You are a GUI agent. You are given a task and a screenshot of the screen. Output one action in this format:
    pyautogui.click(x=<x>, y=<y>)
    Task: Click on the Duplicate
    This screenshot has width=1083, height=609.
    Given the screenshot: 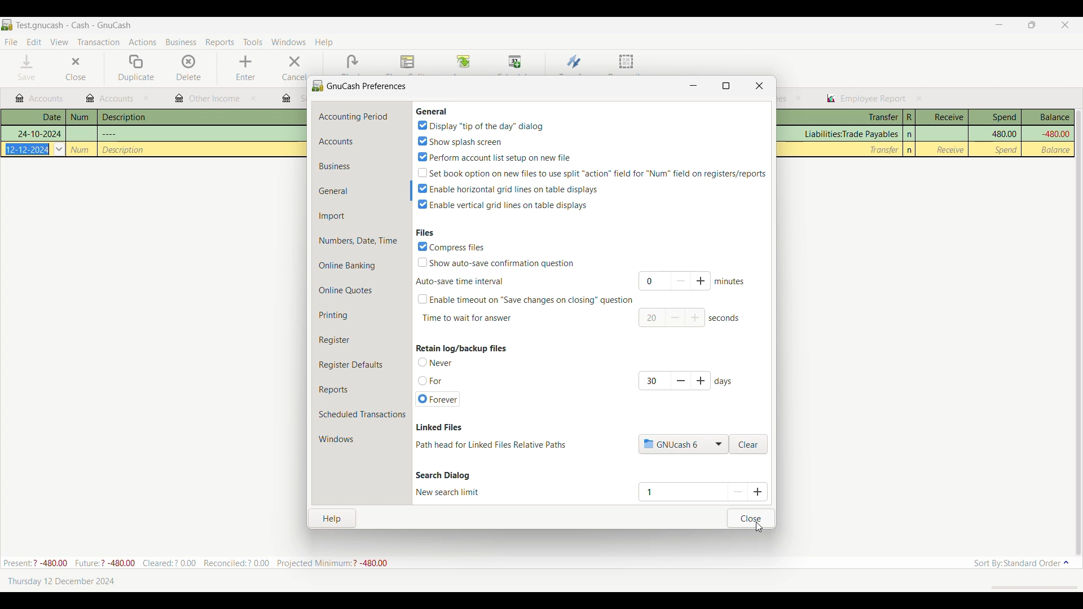 What is the action you would take?
    pyautogui.click(x=136, y=68)
    